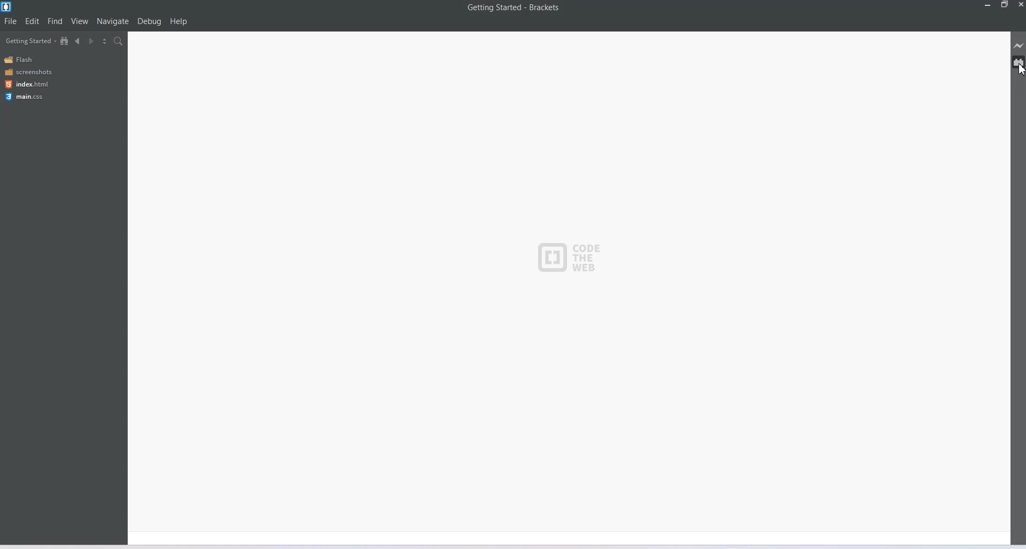 The image size is (1026, 549). Describe the element at coordinates (26, 97) in the screenshot. I see `main.css` at that location.